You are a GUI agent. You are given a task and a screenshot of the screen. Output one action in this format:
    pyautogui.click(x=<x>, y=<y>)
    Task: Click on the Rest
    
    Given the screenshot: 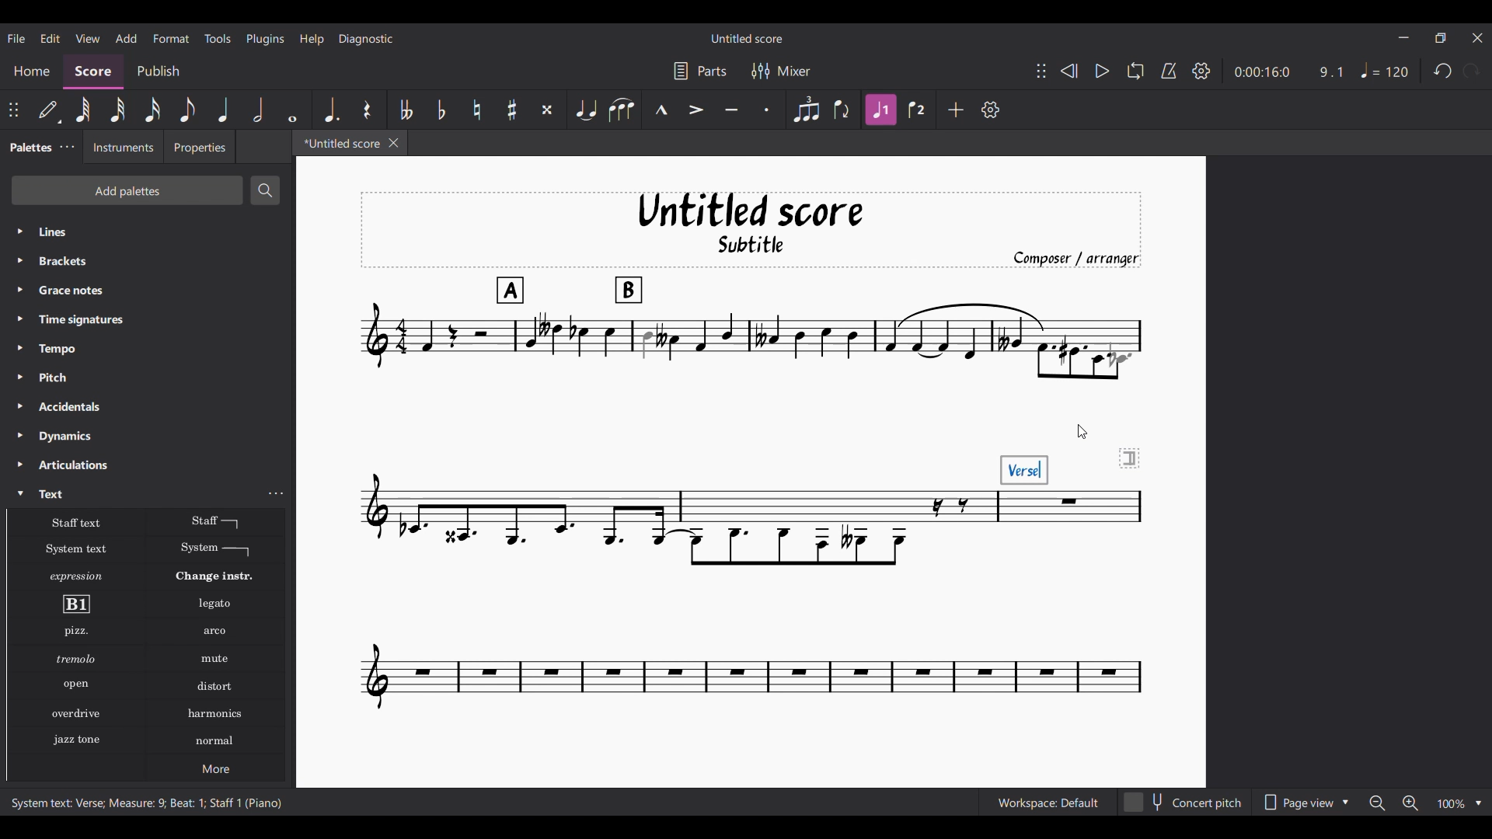 What is the action you would take?
    pyautogui.click(x=368, y=110)
    